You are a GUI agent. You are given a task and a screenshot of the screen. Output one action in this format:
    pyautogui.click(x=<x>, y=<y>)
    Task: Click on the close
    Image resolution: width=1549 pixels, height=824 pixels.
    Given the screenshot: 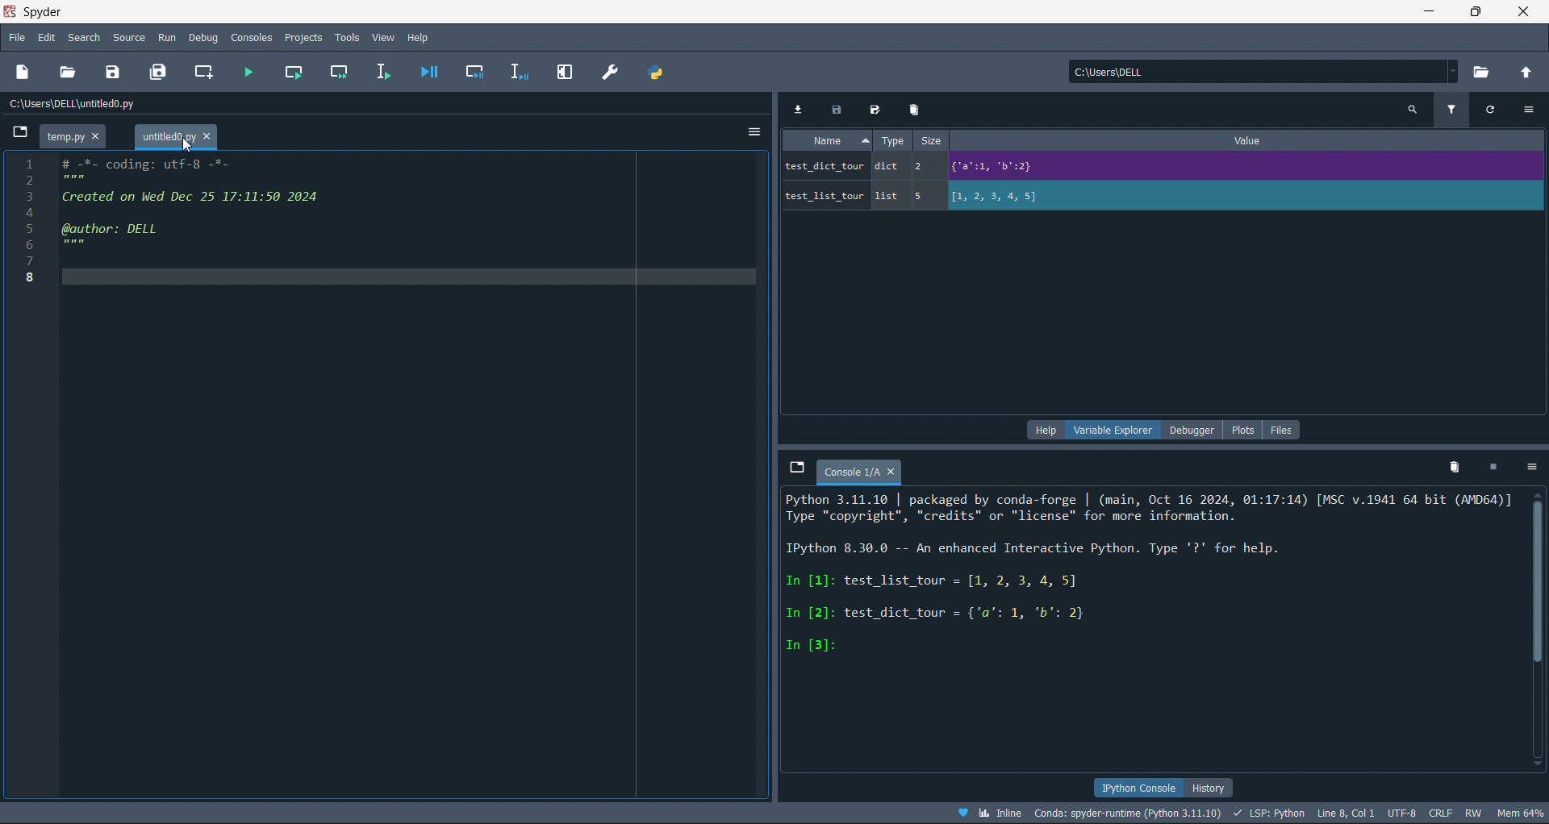 What is the action you would take?
    pyautogui.click(x=1526, y=13)
    